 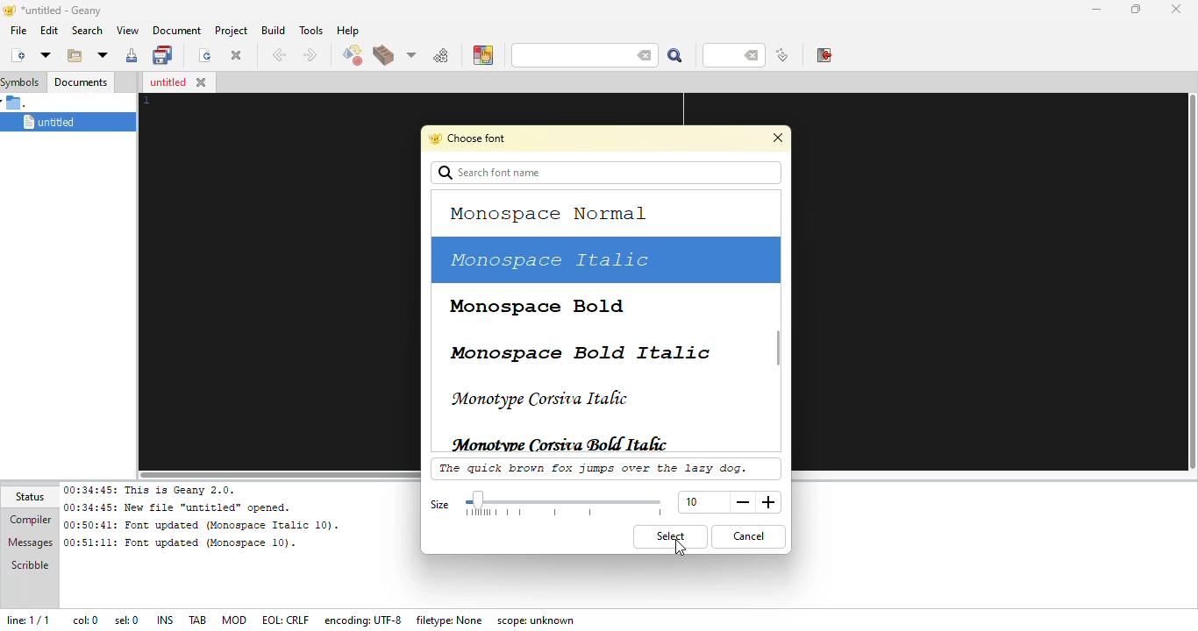 What do you see at coordinates (753, 56) in the screenshot?
I see `back space` at bounding box center [753, 56].